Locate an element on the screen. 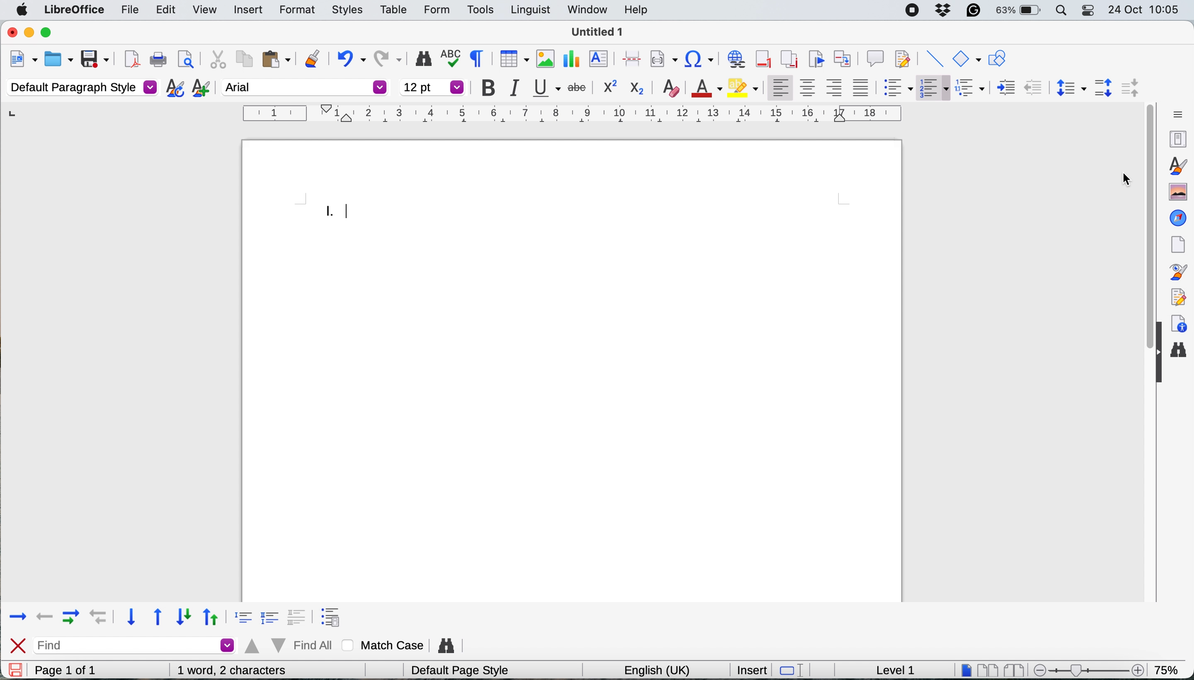 Image resolution: width=1194 pixels, height=680 pixels. manage changes is located at coordinates (1175, 296).